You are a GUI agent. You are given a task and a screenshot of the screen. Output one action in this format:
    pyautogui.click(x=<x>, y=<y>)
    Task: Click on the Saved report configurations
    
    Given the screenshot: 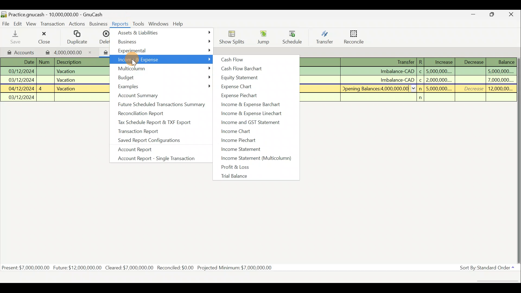 What is the action you would take?
    pyautogui.click(x=148, y=140)
    